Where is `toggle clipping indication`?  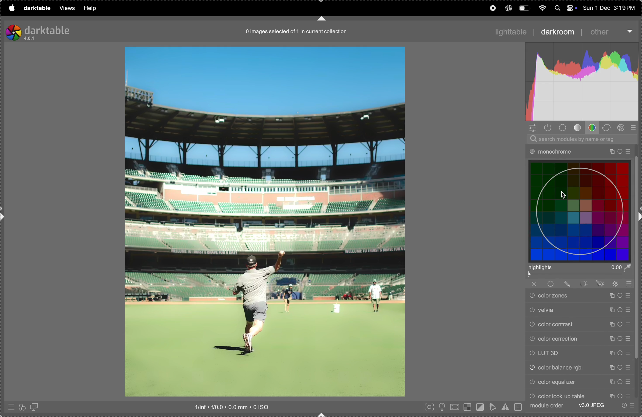 toggle clipping indication is located at coordinates (480, 406).